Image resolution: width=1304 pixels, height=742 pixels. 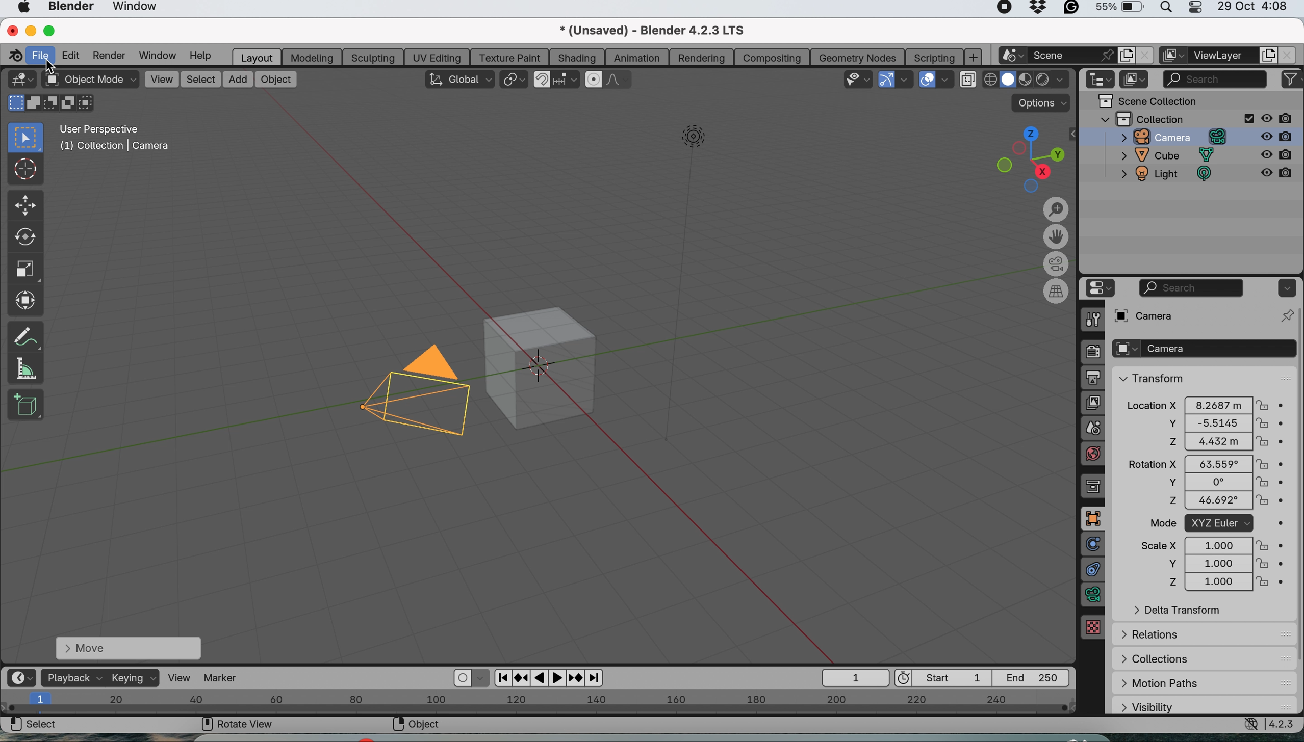 What do you see at coordinates (1164, 10) in the screenshot?
I see `spotlight search` at bounding box center [1164, 10].